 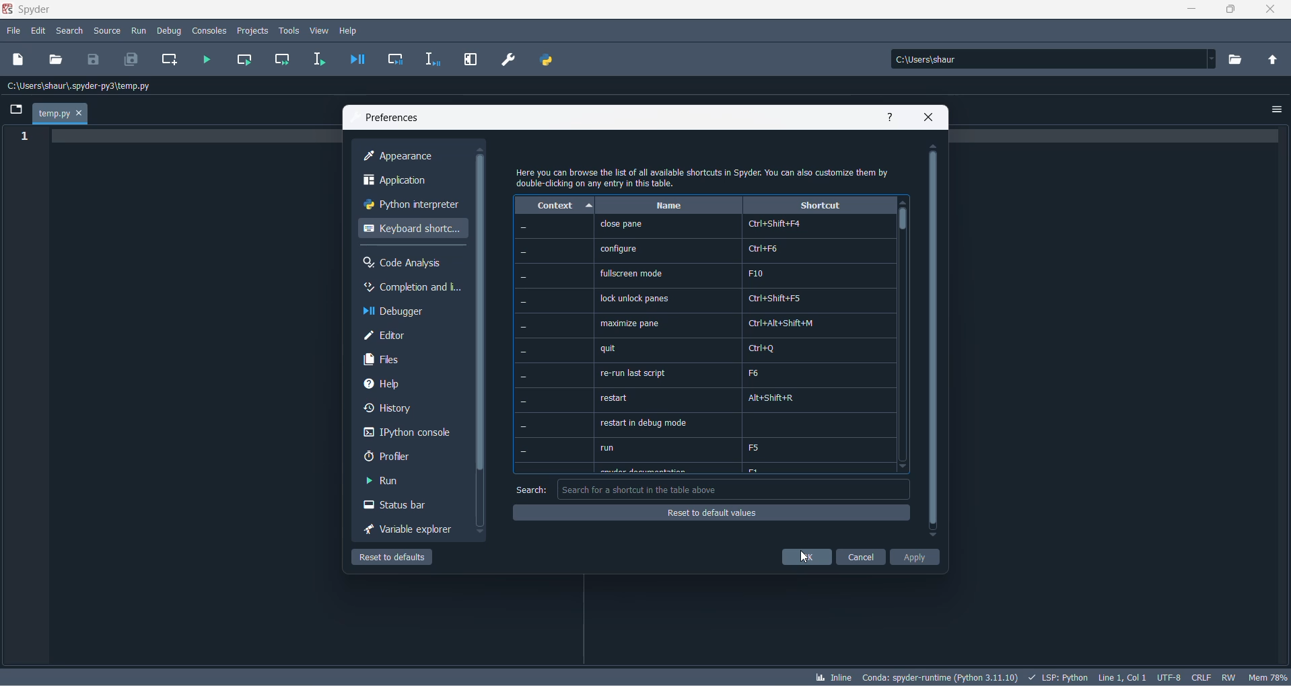 What do you see at coordinates (1238, 60) in the screenshot?
I see `directory` at bounding box center [1238, 60].